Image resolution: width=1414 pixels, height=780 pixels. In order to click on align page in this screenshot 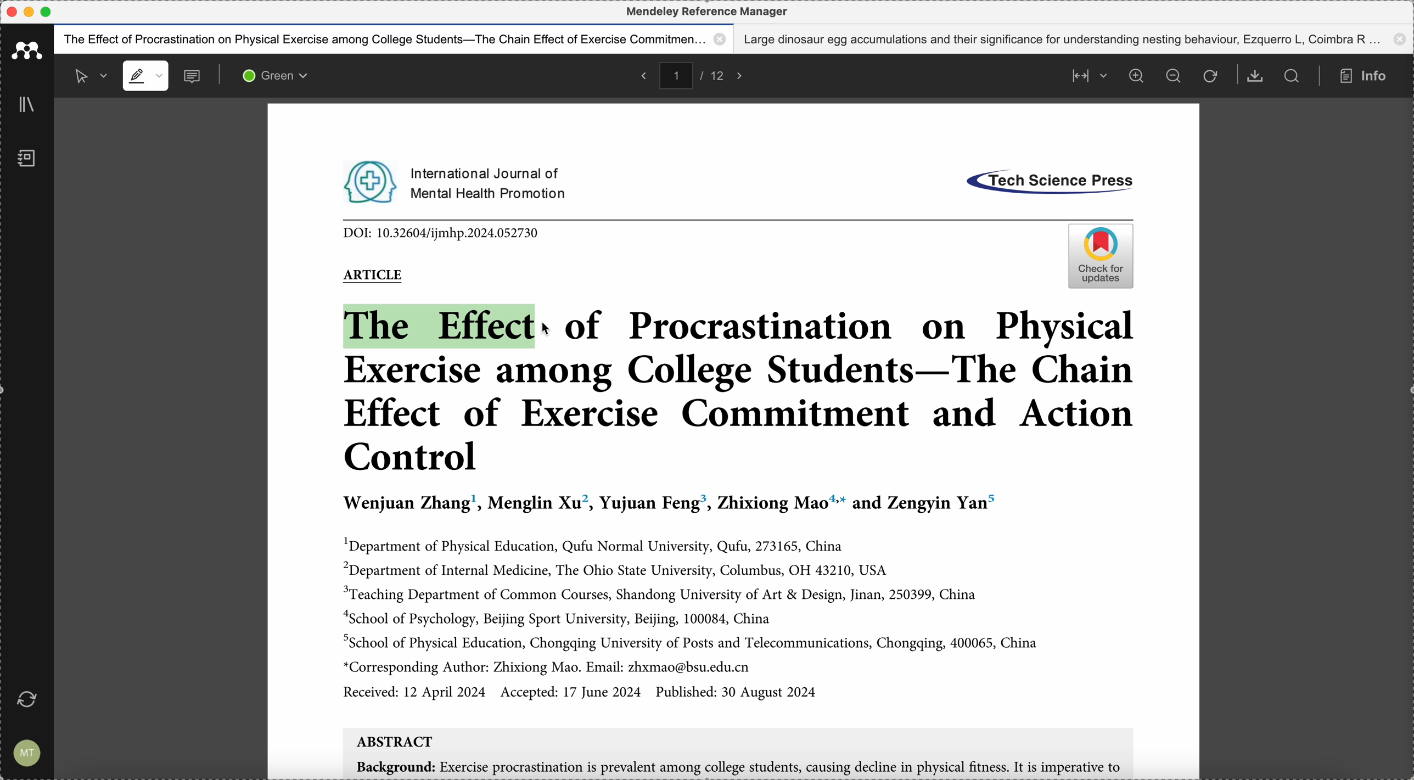, I will do `click(1086, 75)`.